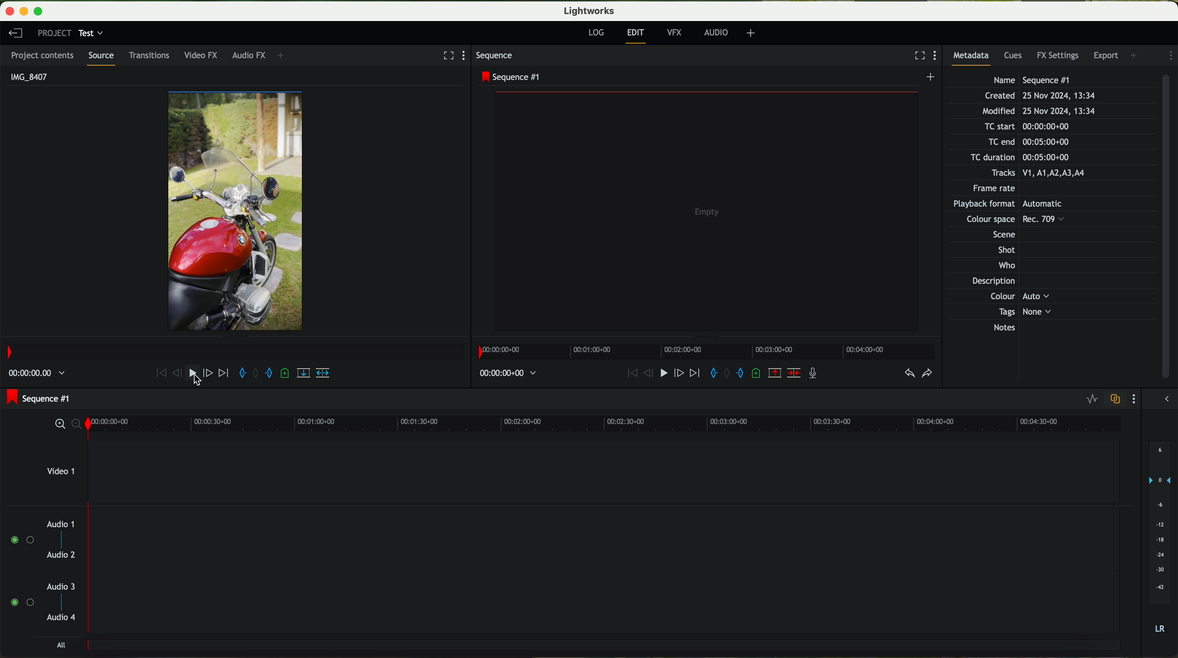  I want to click on , so click(1018, 297).